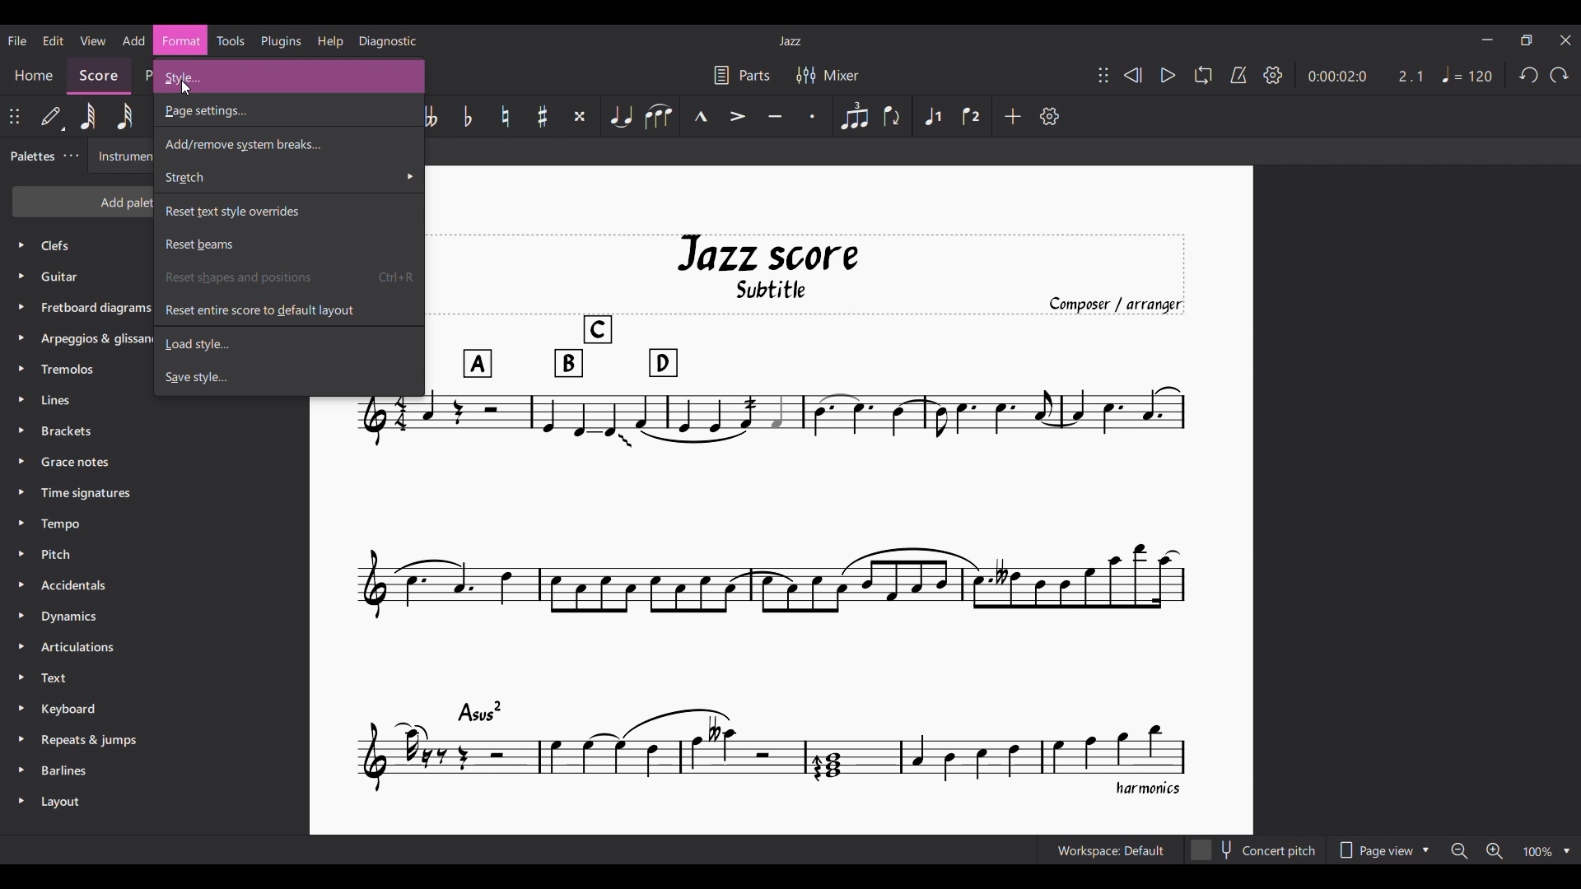 The image size is (1581, 889). Describe the element at coordinates (78, 649) in the screenshot. I see `Articulation` at that location.